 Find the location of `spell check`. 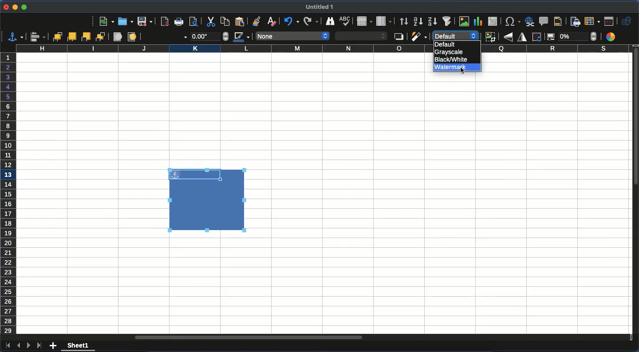

spell check is located at coordinates (346, 21).